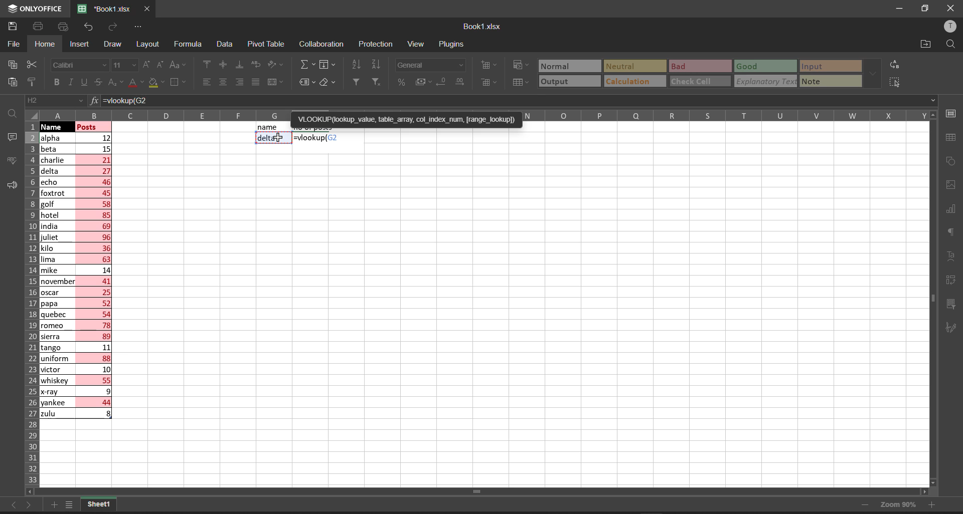 The image size is (963, 514). Describe the element at coordinates (872, 71) in the screenshot. I see `data font additional options` at that location.